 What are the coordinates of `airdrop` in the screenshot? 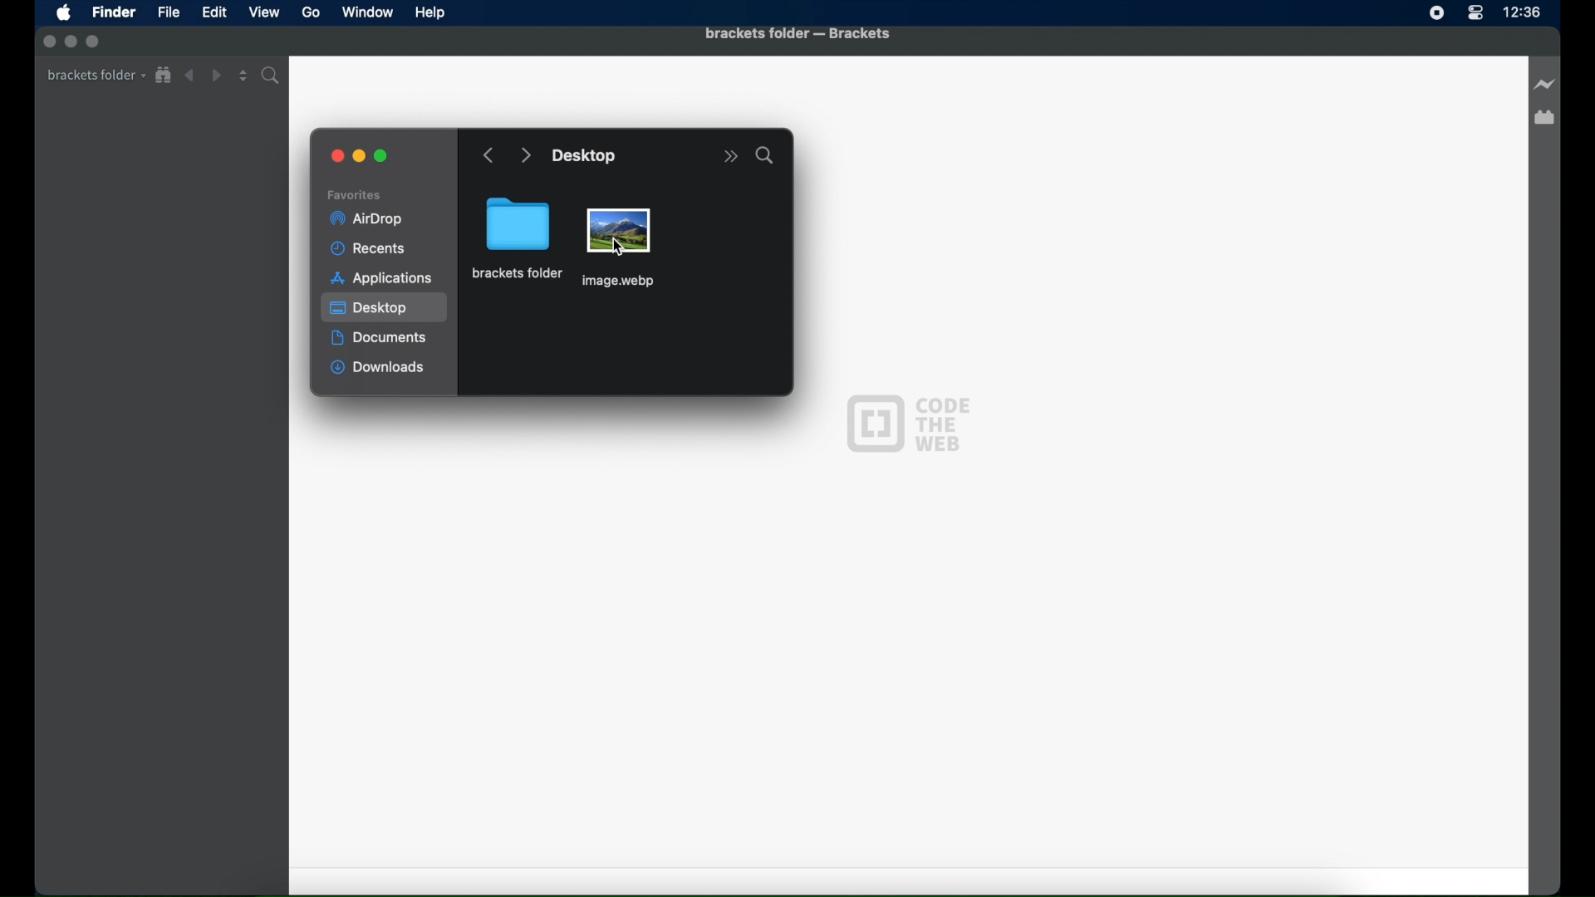 It's located at (366, 219).